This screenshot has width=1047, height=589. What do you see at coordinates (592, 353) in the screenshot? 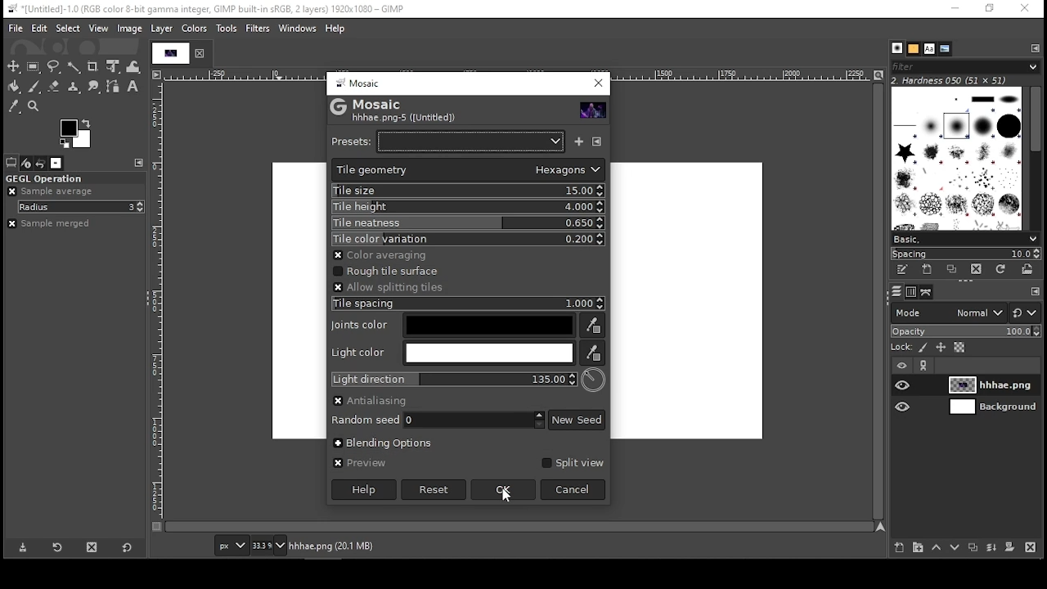
I see `joints color` at bounding box center [592, 353].